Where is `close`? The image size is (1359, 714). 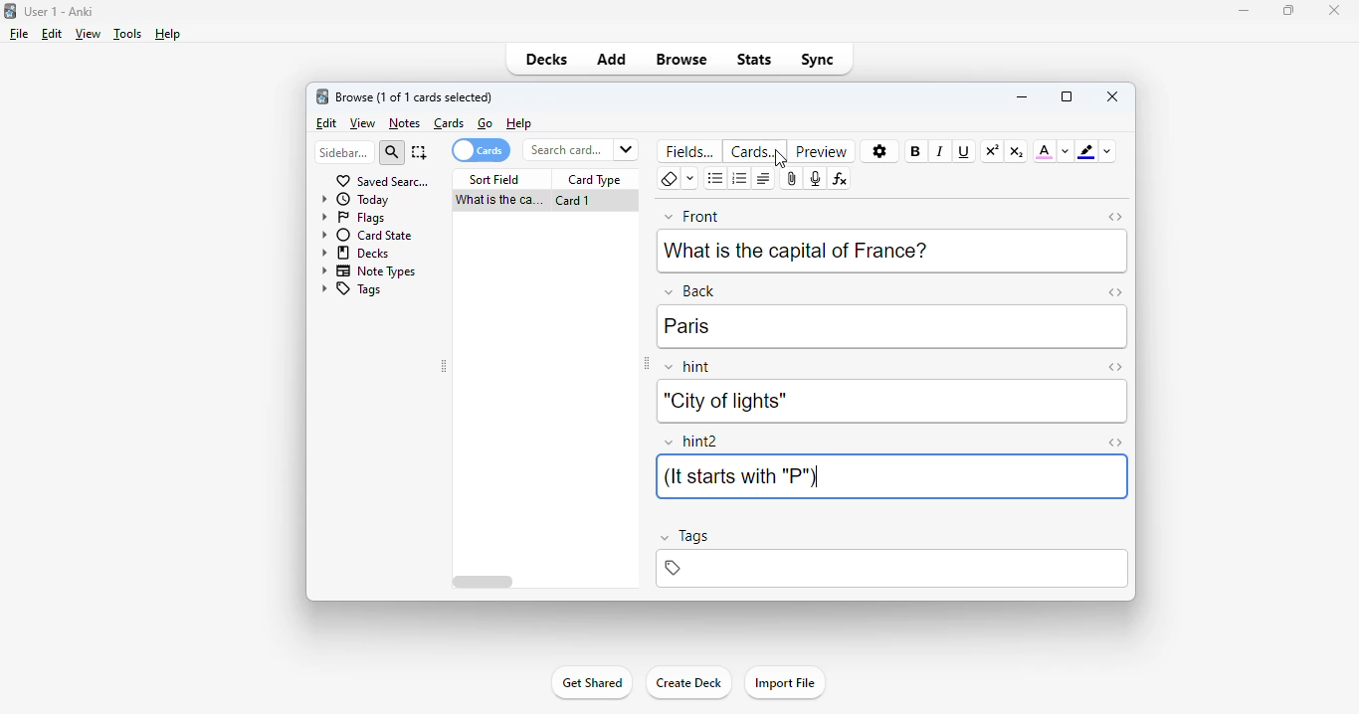 close is located at coordinates (1113, 95).